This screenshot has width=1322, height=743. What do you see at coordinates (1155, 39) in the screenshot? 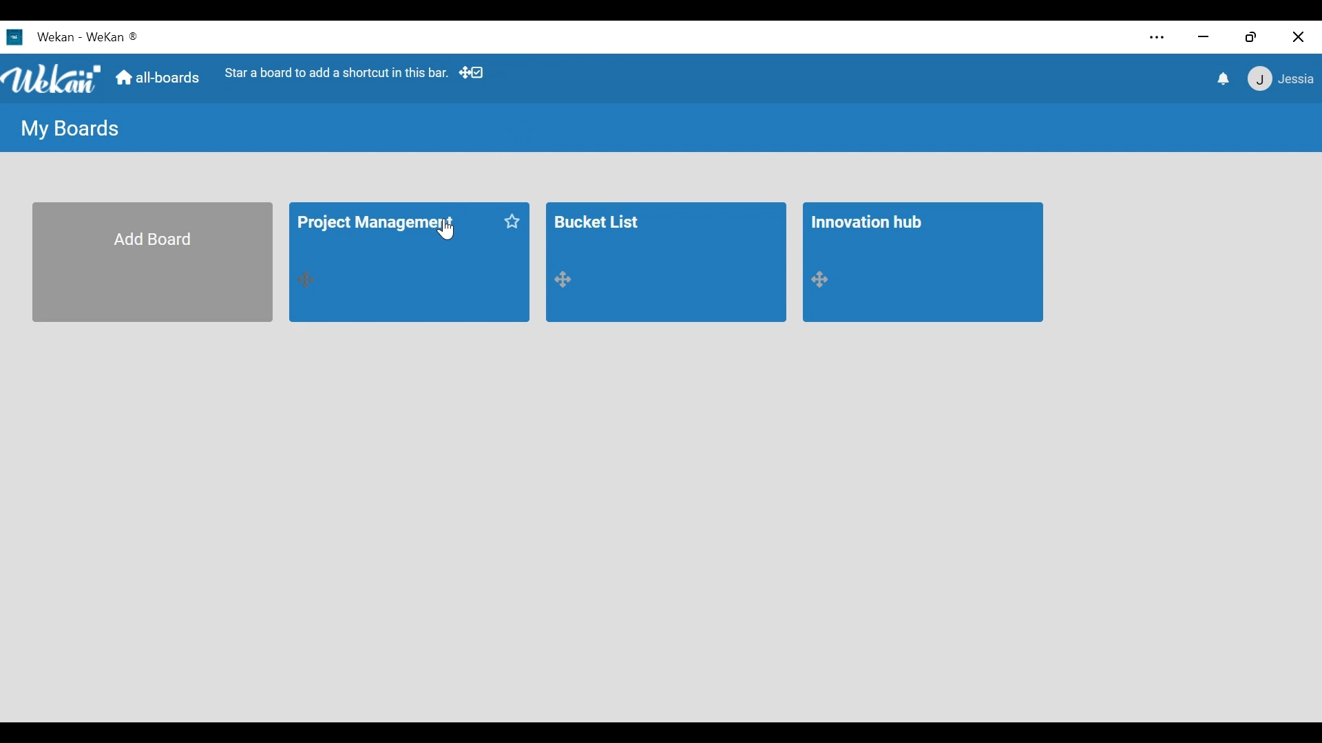
I see `settings and more` at bounding box center [1155, 39].